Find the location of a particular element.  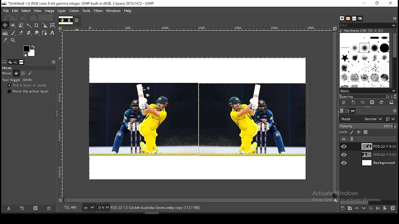

new layer  is located at coordinates (342, 209).